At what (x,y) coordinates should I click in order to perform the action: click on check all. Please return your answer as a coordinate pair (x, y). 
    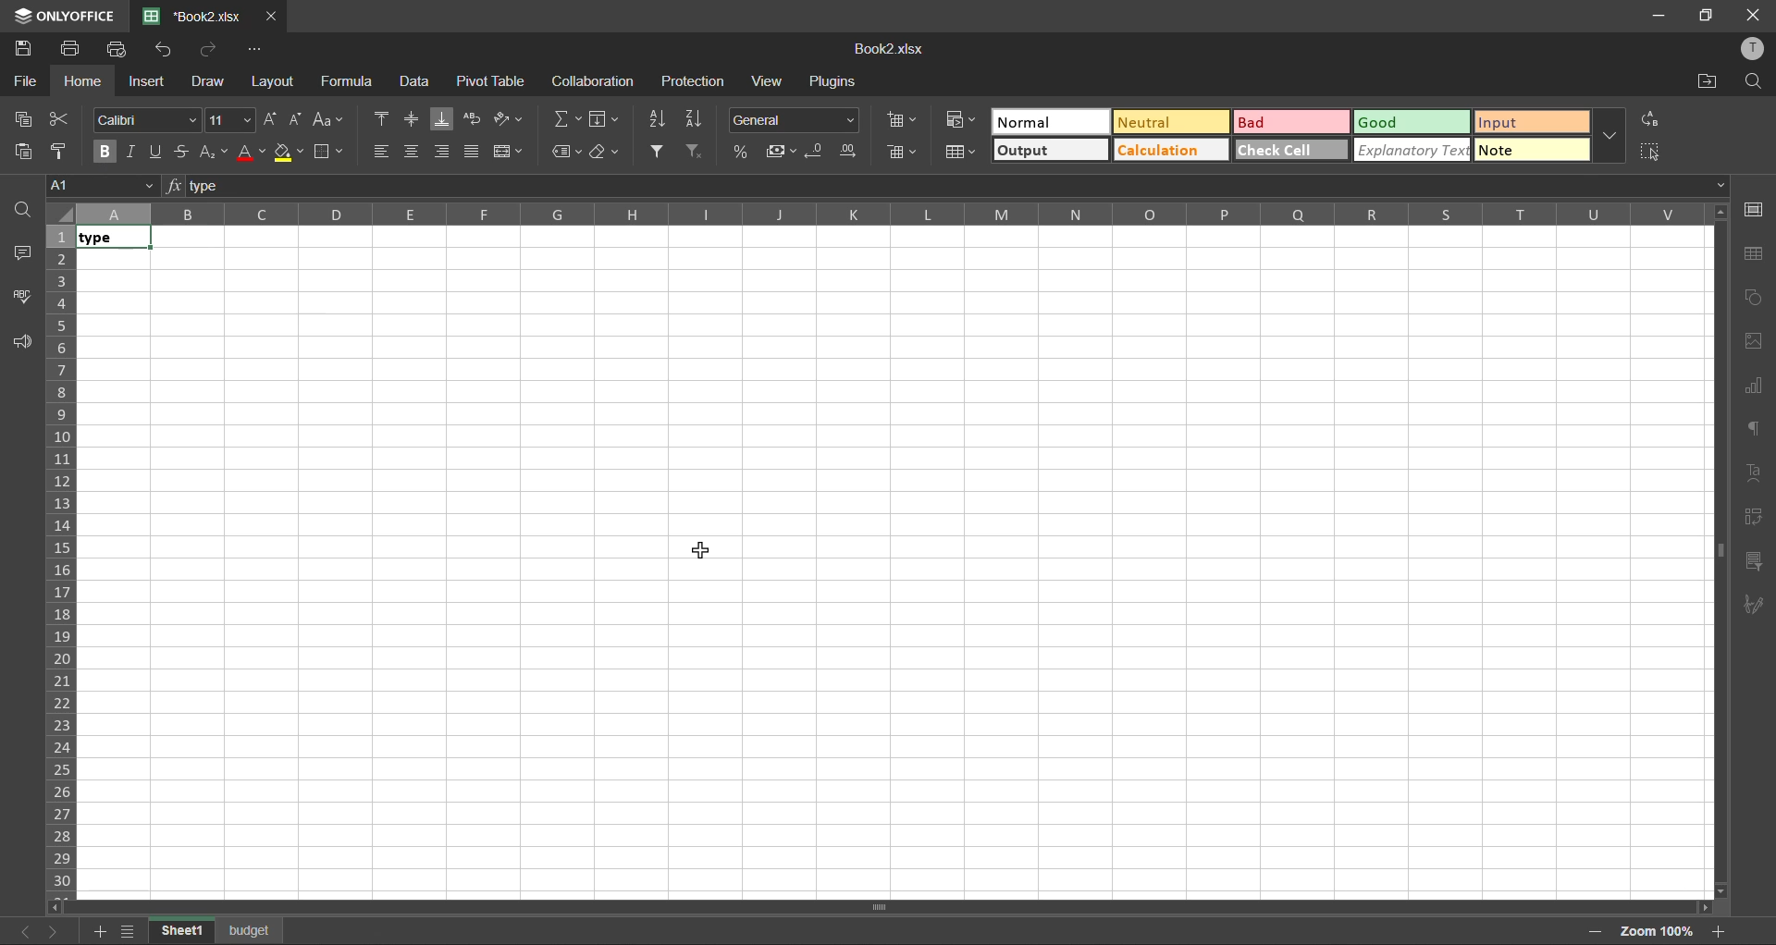
    Looking at the image, I should click on (1292, 149).